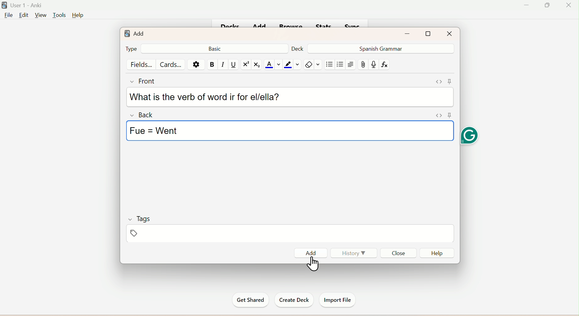 The height and width of the screenshot is (316, 579). Describe the element at coordinates (144, 235) in the screenshot. I see `Tags` at that location.